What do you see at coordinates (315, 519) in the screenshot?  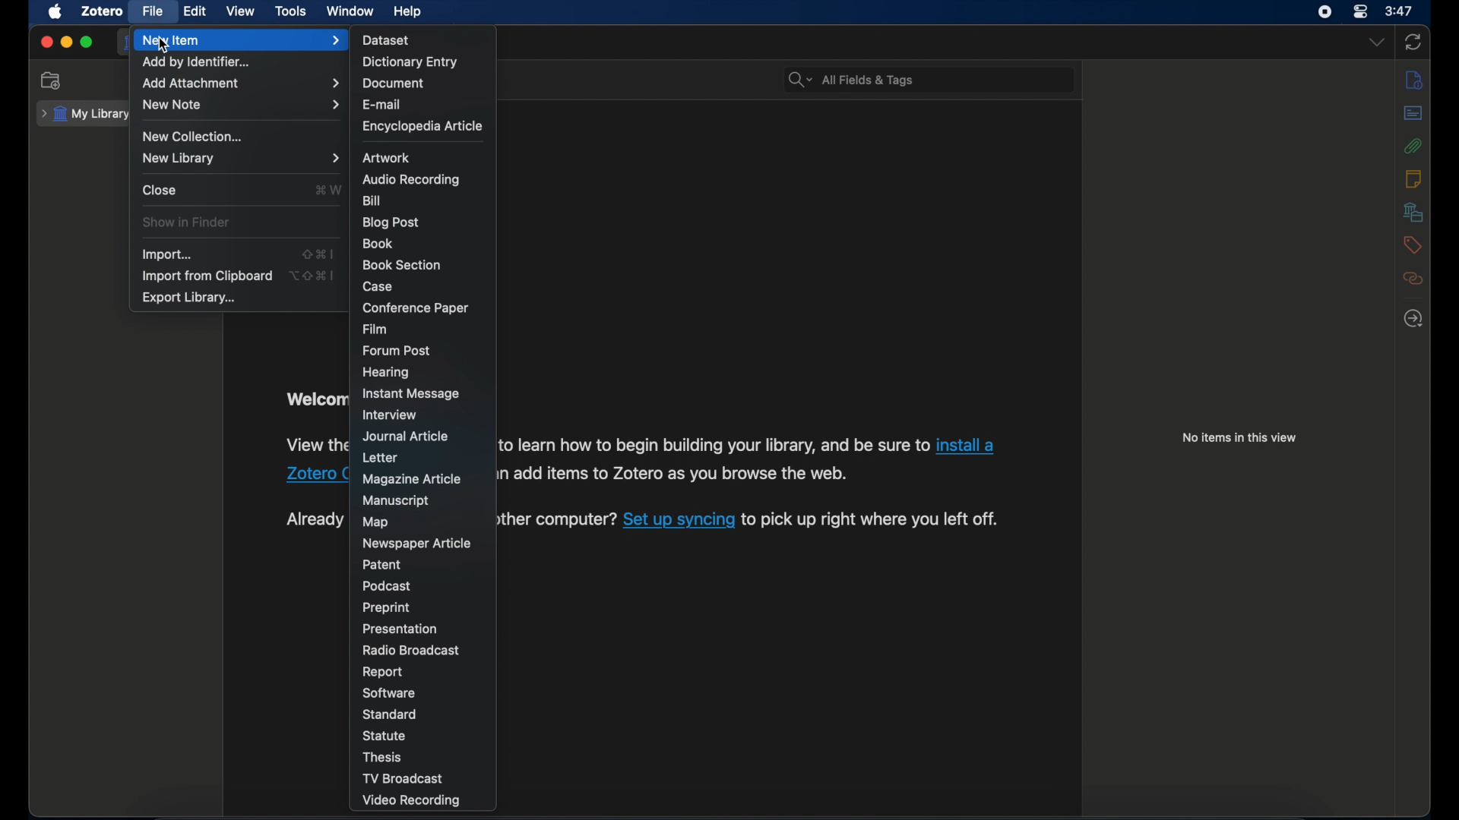 I see `obscure text` at bounding box center [315, 519].